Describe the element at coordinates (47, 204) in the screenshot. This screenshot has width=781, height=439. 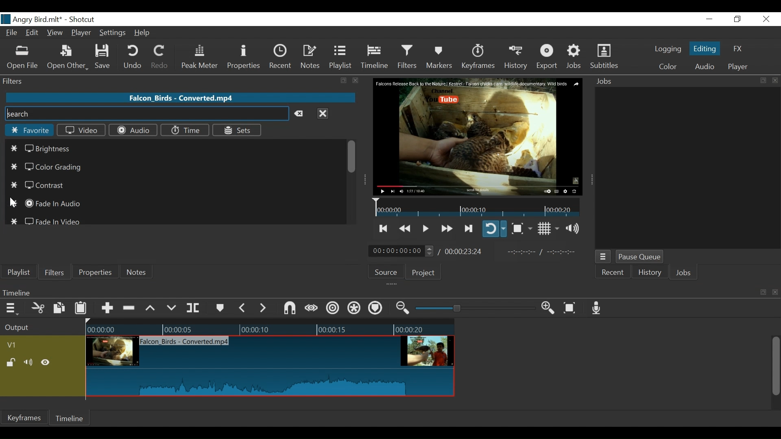
I see `Fade in Audio` at that location.